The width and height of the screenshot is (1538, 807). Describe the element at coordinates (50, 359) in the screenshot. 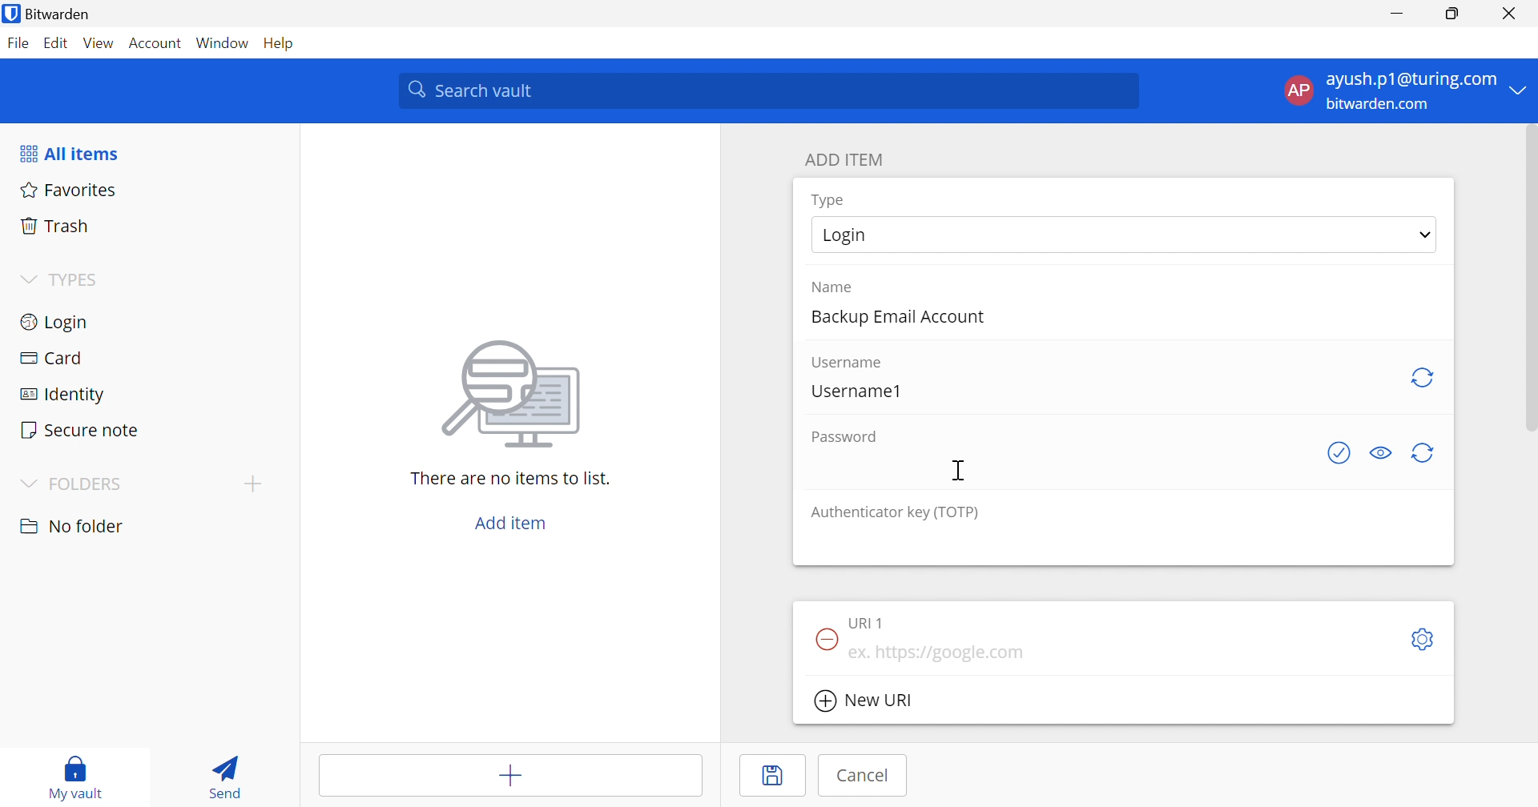

I see `Card` at that location.